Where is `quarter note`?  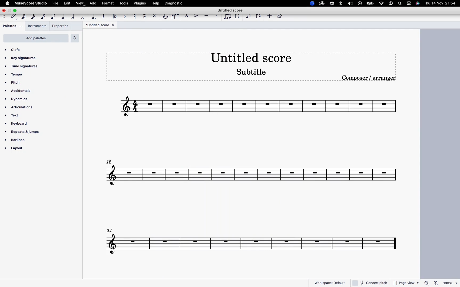 quarter note is located at coordinates (63, 17).